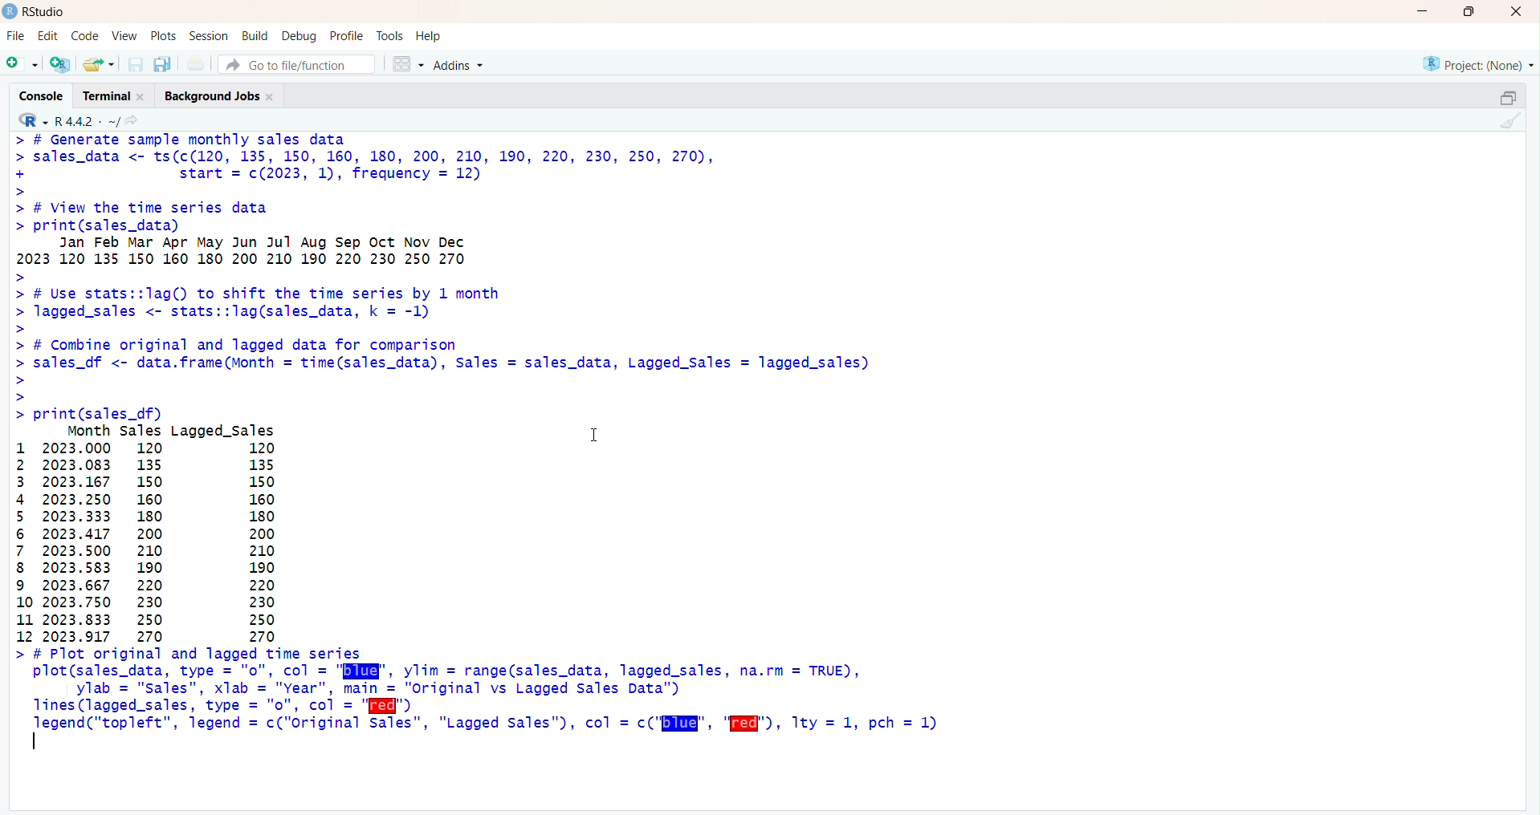 Image resolution: width=1540 pixels, height=815 pixels. I want to click on > # View the Time series data> print(sales_data), so click(189, 216).